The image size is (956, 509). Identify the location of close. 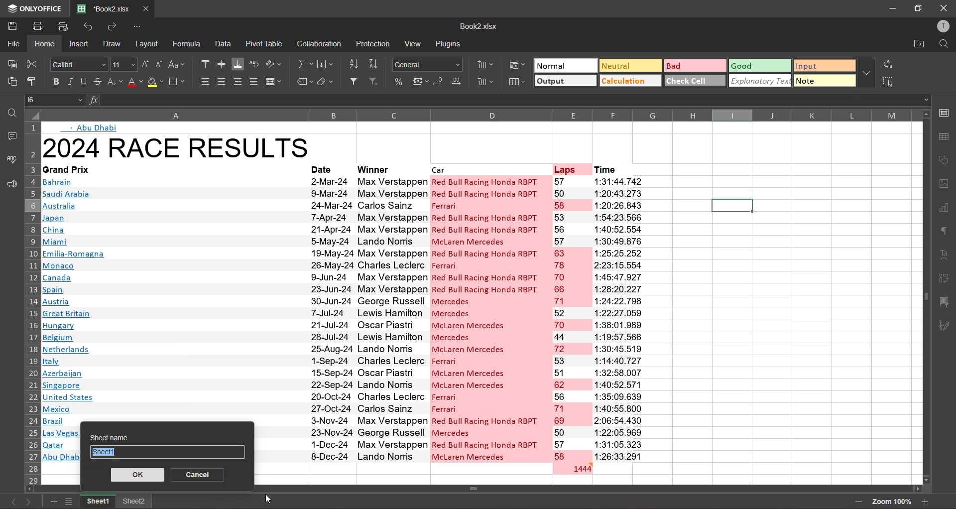
(944, 9).